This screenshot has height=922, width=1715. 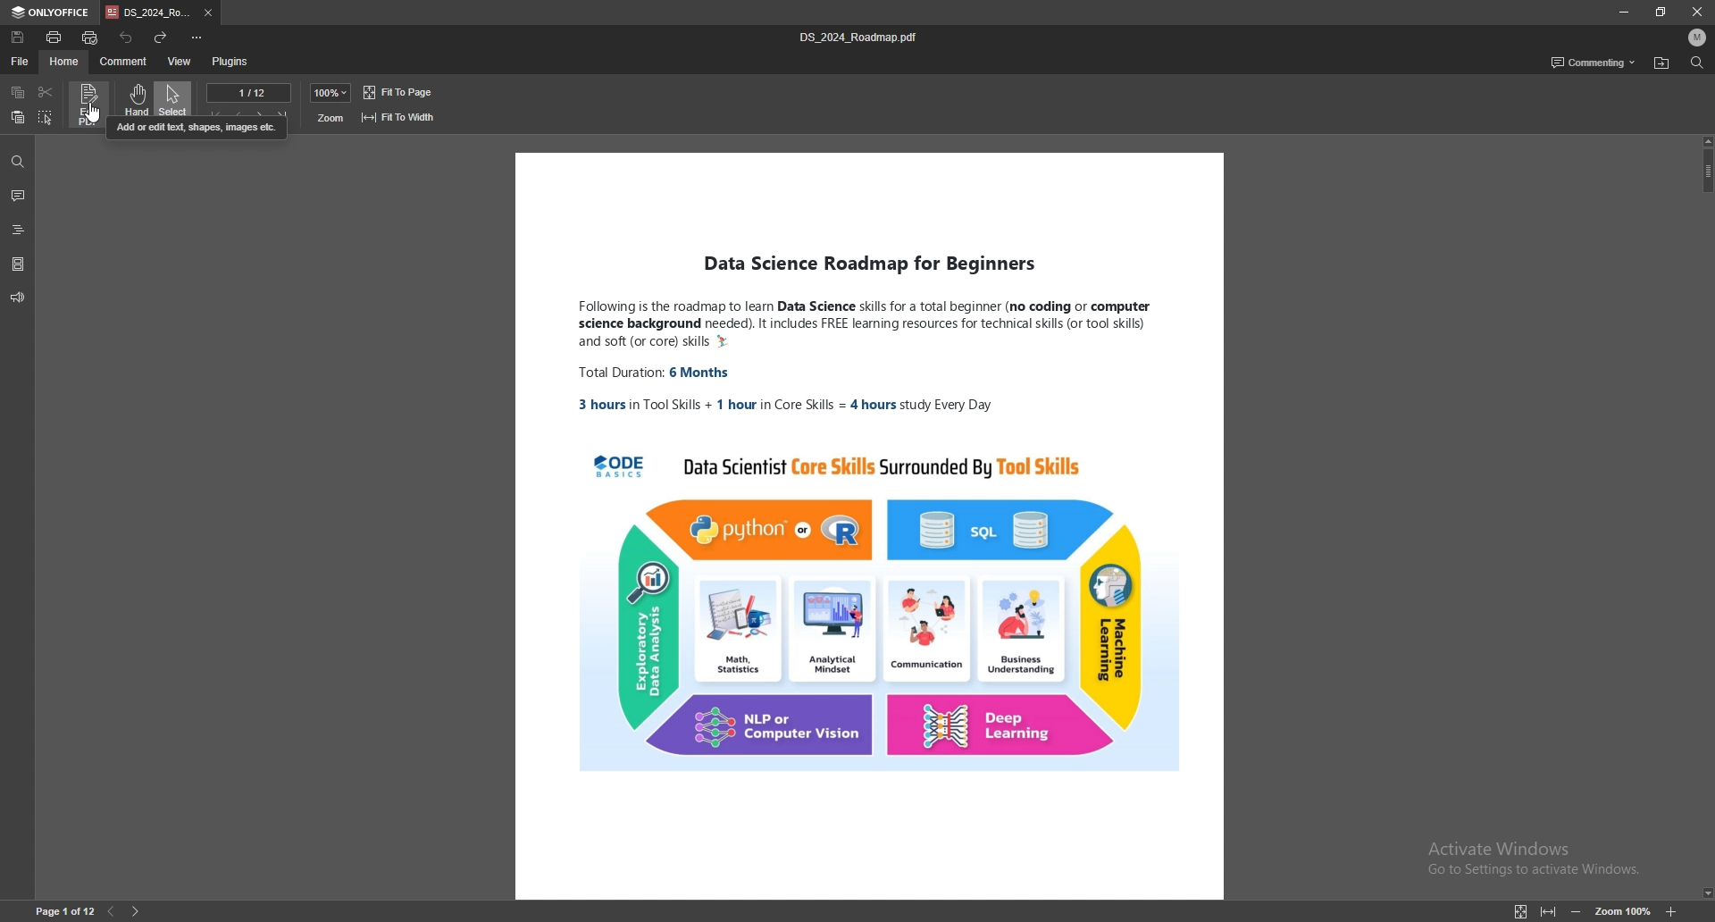 I want to click on page, so click(x=249, y=92).